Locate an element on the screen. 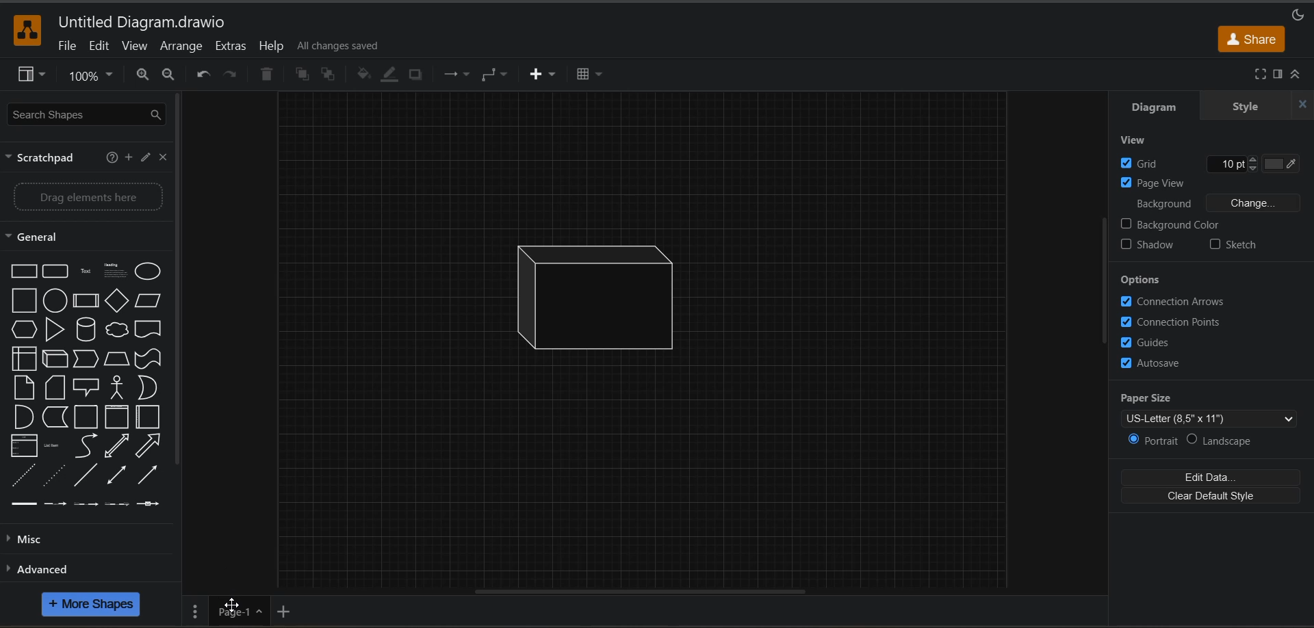 Image resolution: width=1314 pixels, height=628 pixels. arrange is located at coordinates (185, 48).